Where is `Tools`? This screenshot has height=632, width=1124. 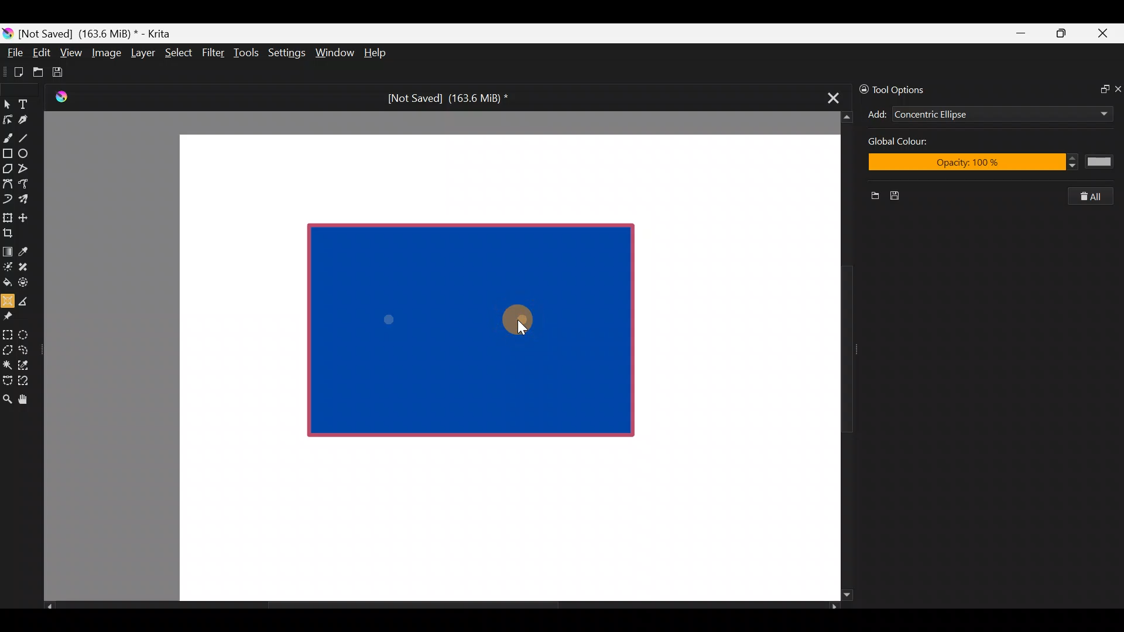 Tools is located at coordinates (248, 53).